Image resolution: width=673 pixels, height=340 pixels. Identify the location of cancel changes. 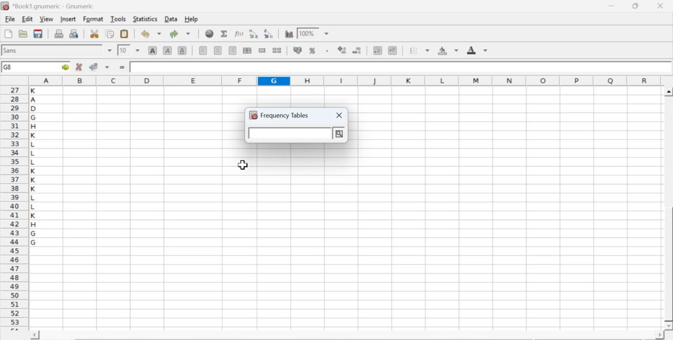
(79, 67).